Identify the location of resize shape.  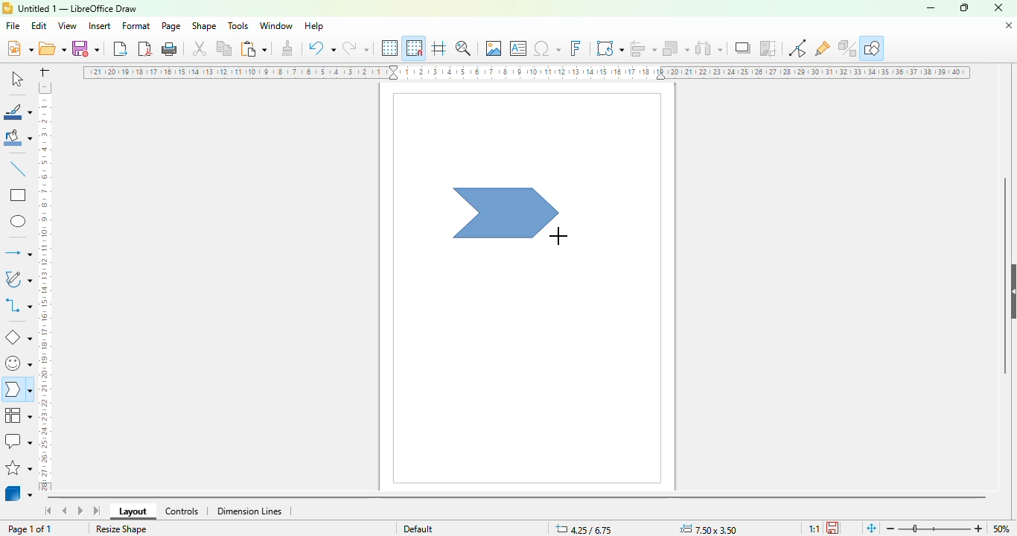
(121, 529).